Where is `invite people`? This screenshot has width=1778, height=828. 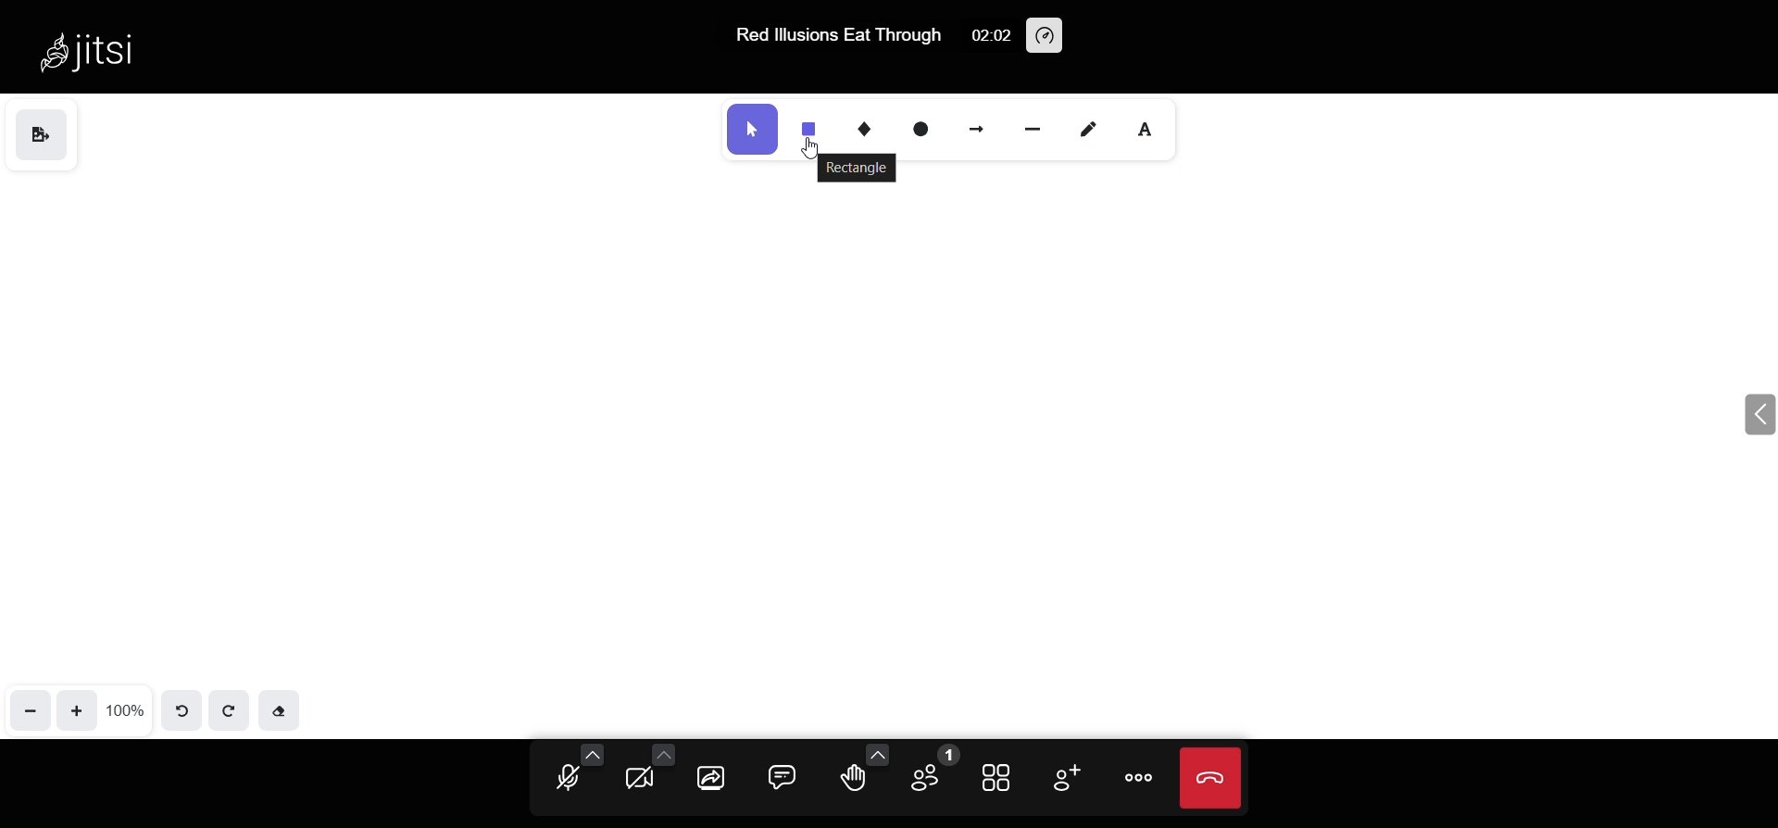
invite people is located at coordinates (1063, 778).